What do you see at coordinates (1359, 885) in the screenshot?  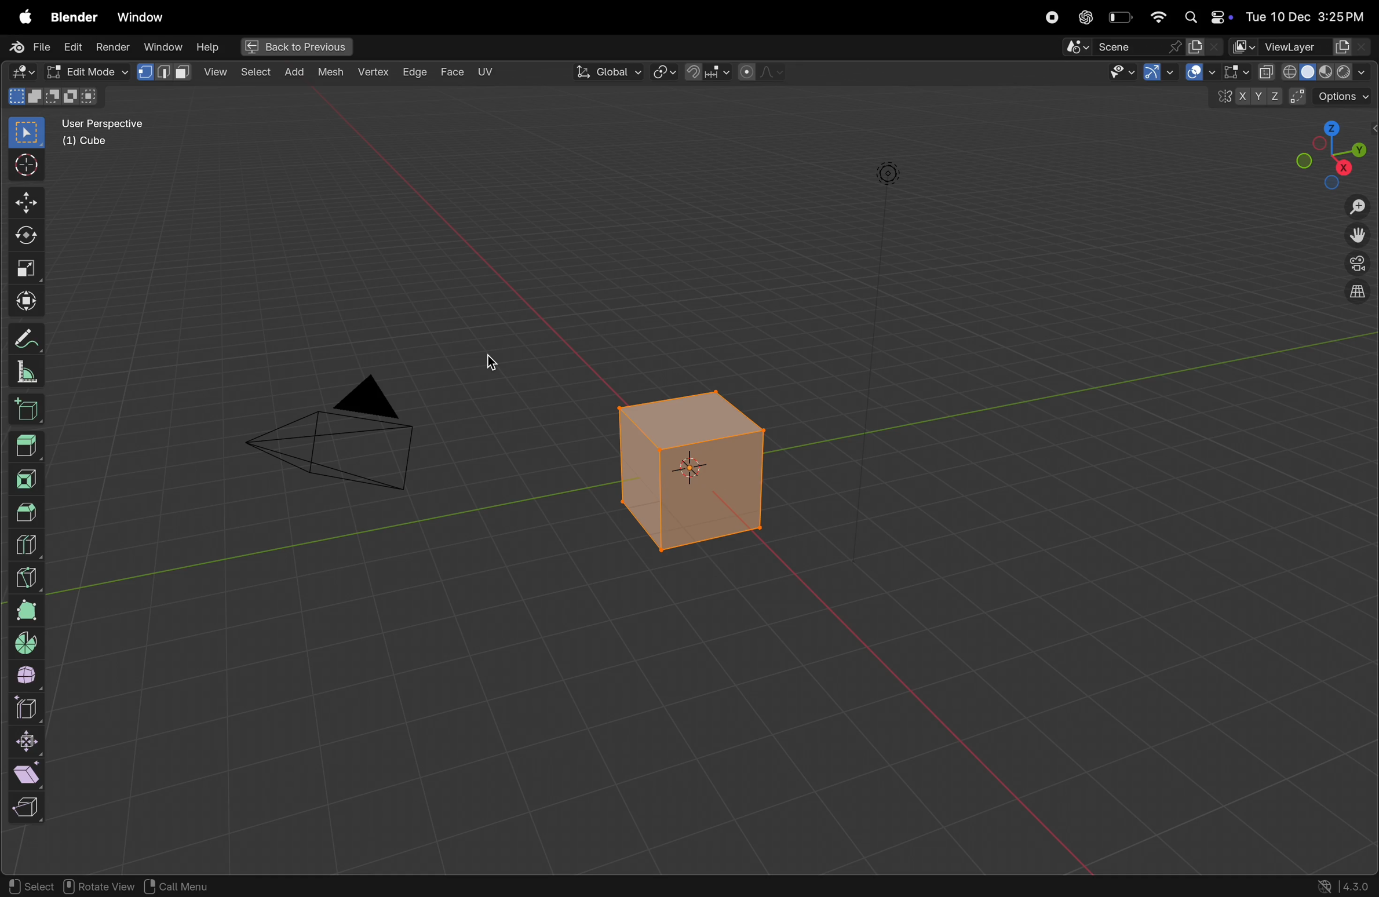 I see `4.3.0` at bounding box center [1359, 885].